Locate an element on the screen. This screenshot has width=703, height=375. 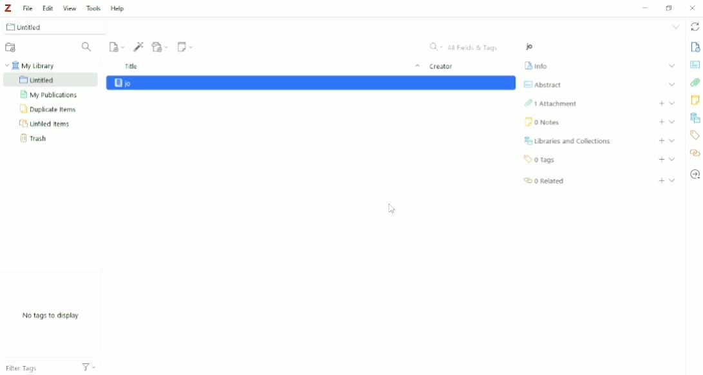
Expand Section is located at coordinates (673, 103).